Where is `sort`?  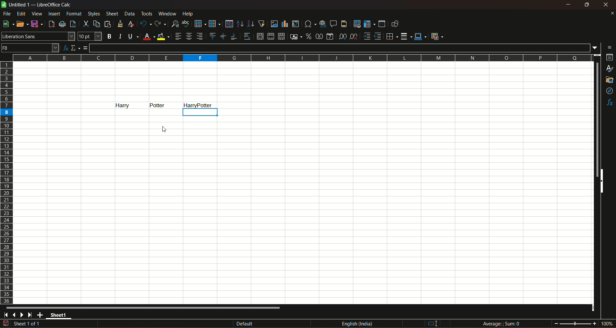
sort is located at coordinates (229, 24).